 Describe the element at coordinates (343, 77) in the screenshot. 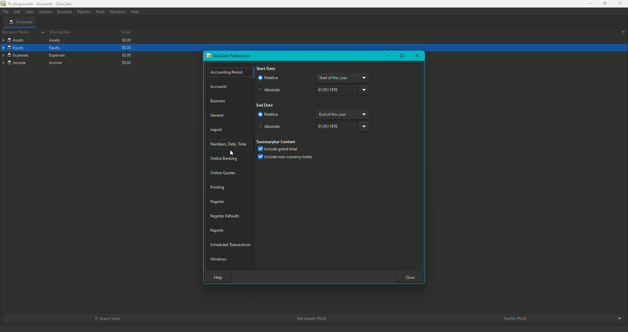

I see `Start of this year` at that location.